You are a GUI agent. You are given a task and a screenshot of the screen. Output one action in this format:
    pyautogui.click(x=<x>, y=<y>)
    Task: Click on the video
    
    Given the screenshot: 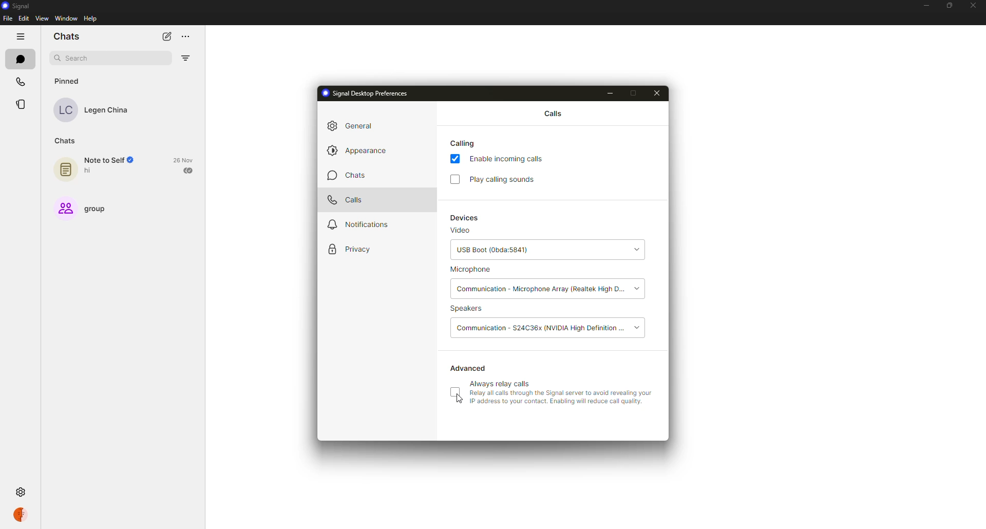 What is the action you would take?
    pyautogui.click(x=460, y=232)
    